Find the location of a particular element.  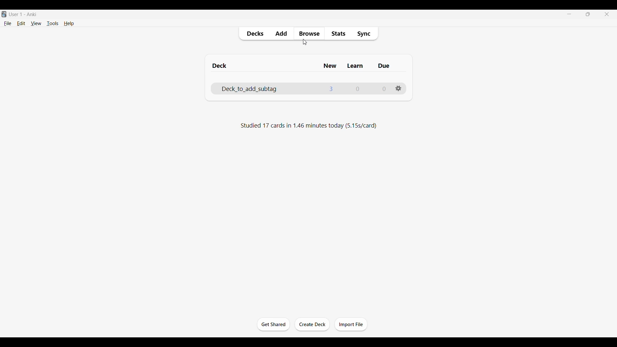

Studied 17 cards in 1.46 minutes today (5.15s/card) is located at coordinates (308, 126).